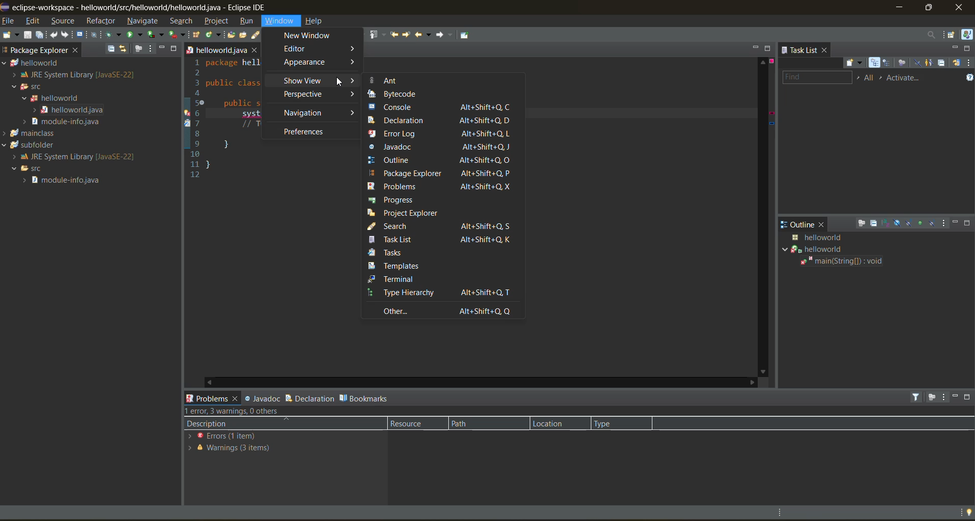 The width and height of the screenshot is (975, 521). What do you see at coordinates (139, 7) in the screenshot?
I see `me eclipse-workspace - helloworld/src/helloworlid/helloworld.java - Eclipse IDE` at bounding box center [139, 7].